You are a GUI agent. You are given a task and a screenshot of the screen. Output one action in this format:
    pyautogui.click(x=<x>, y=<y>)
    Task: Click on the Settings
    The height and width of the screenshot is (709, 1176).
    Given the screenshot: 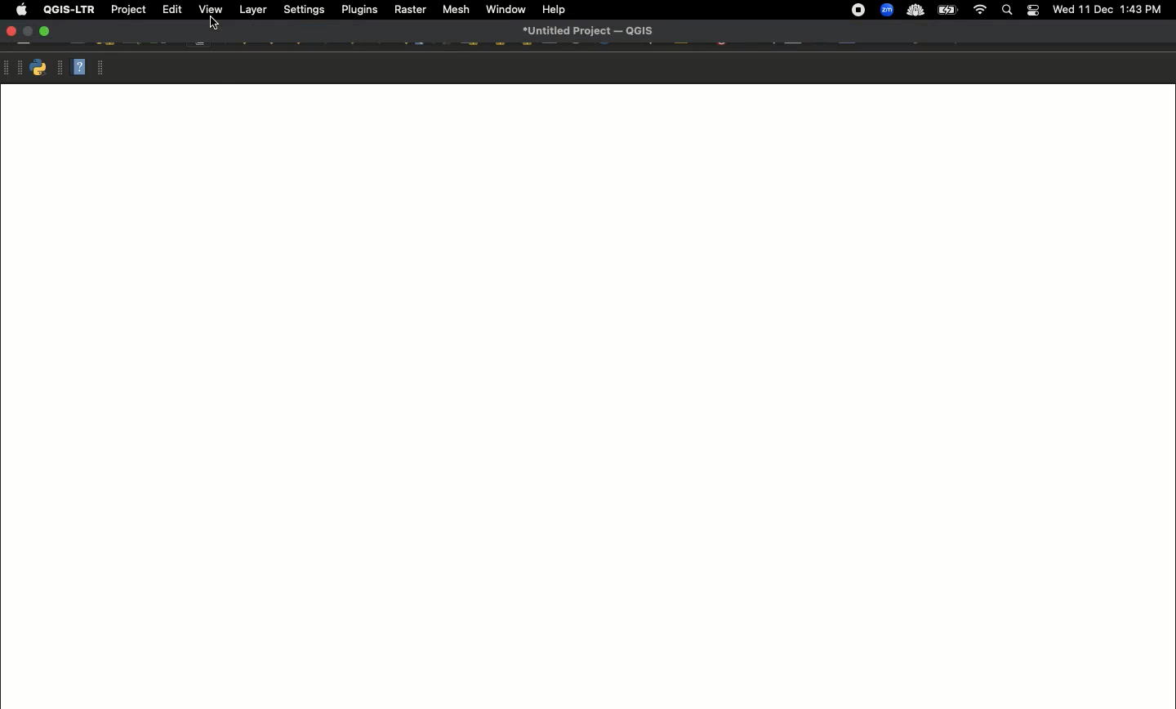 What is the action you would take?
    pyautogui.click(x=305, y=10)
    